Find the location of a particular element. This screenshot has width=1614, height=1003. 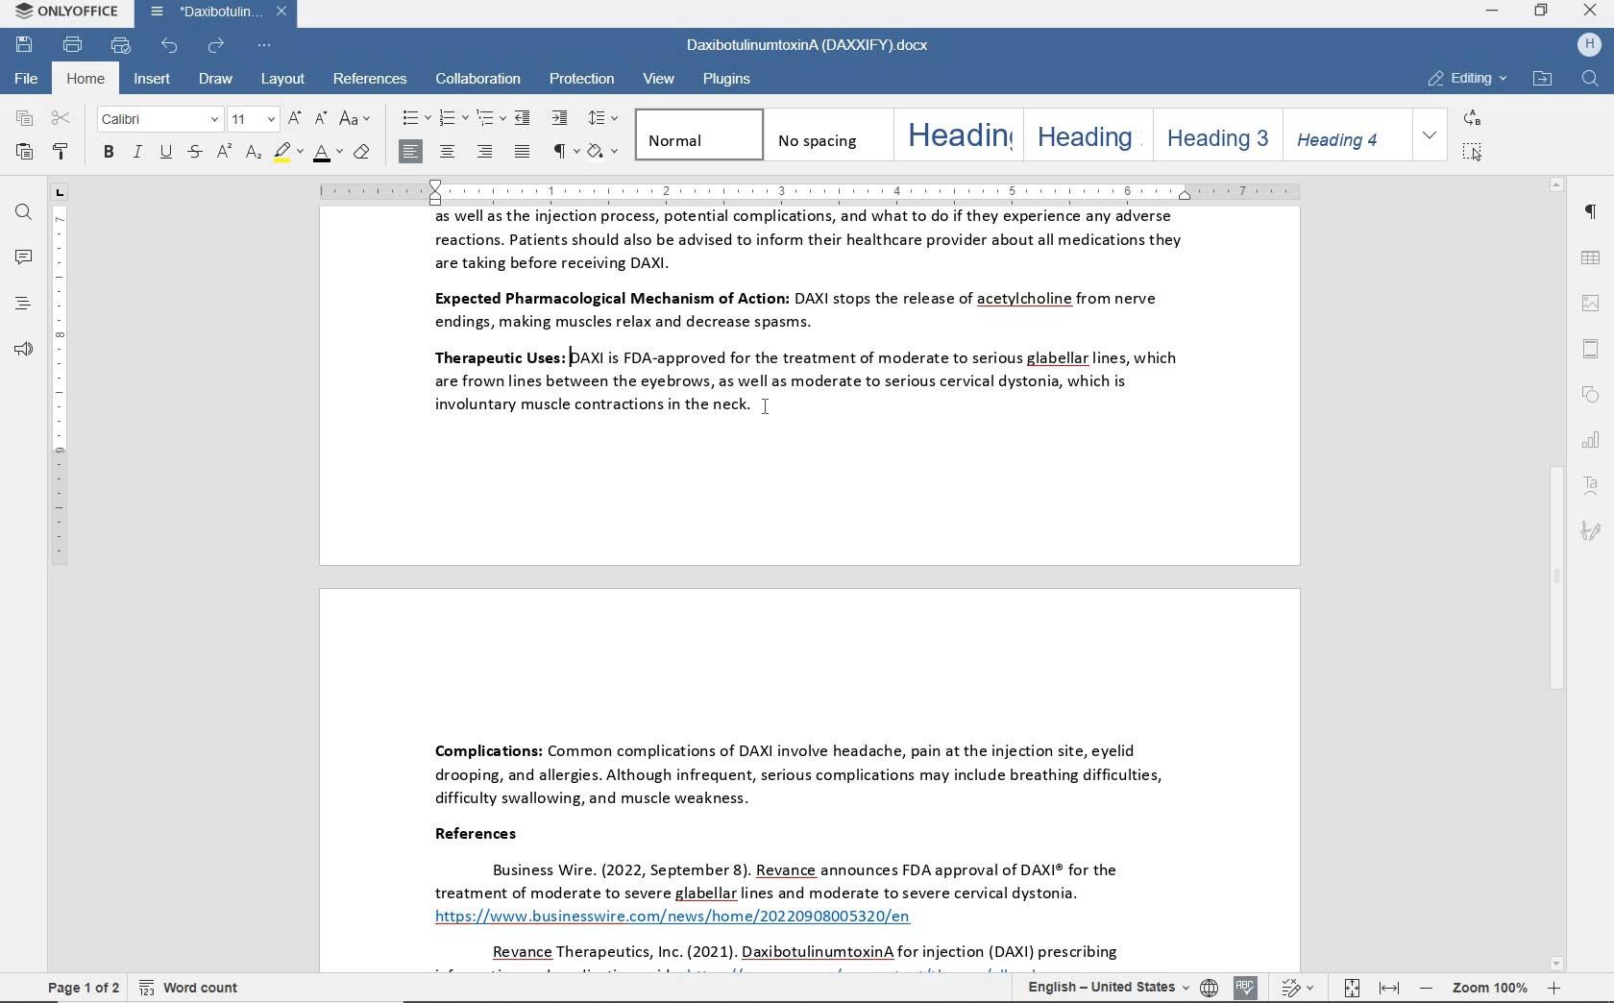

editing is located at coordinates (1467, 79).